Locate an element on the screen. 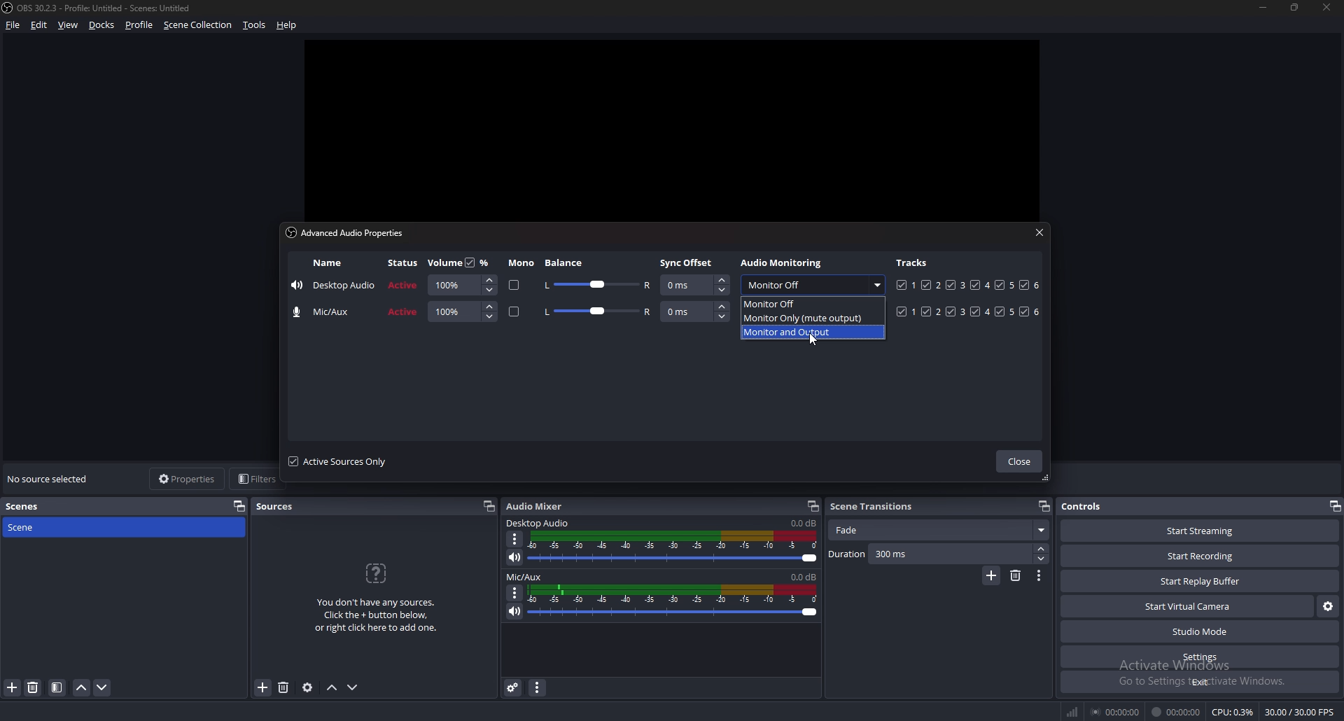 The height and width of the screenshot is (721, 1344). remove source is located at coordinates (284, 687).